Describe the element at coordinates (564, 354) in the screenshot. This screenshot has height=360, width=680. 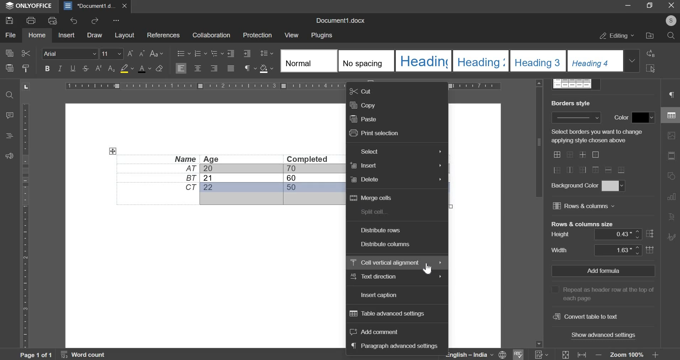
I see `fit to page` at that location.